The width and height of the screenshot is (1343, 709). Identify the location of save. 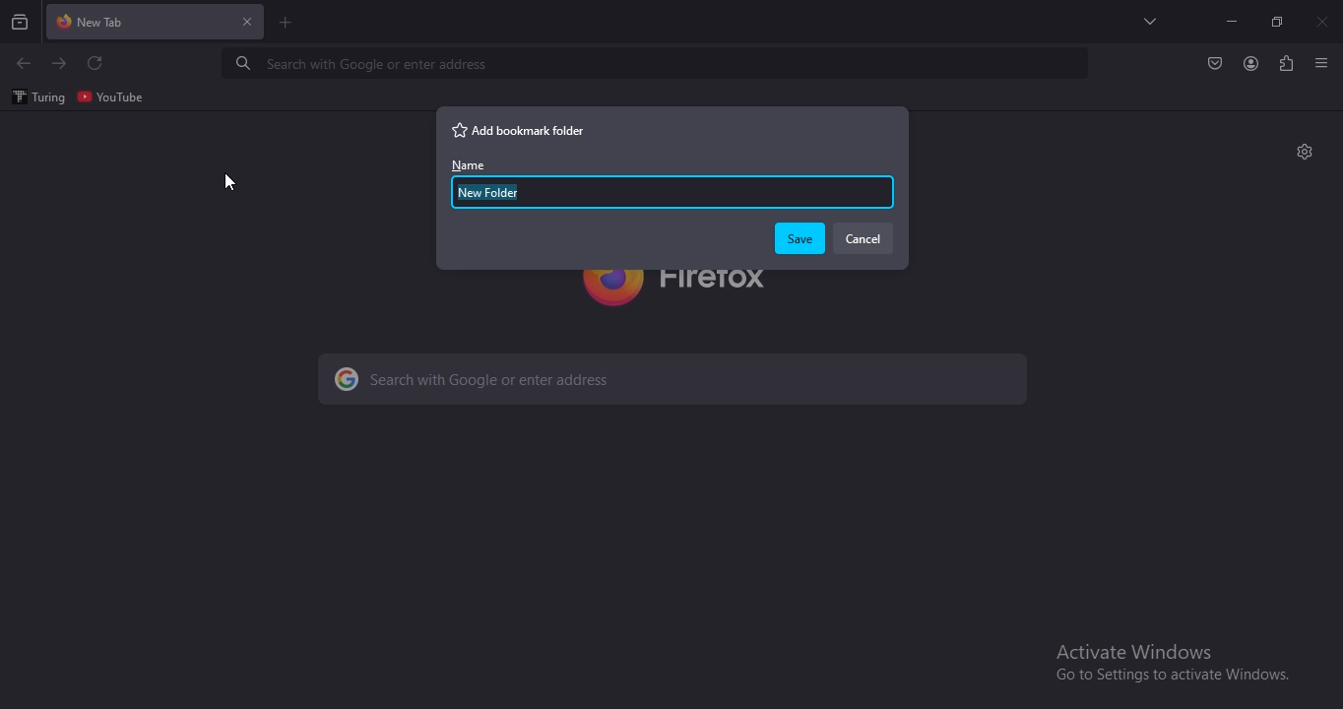
(799, 239).